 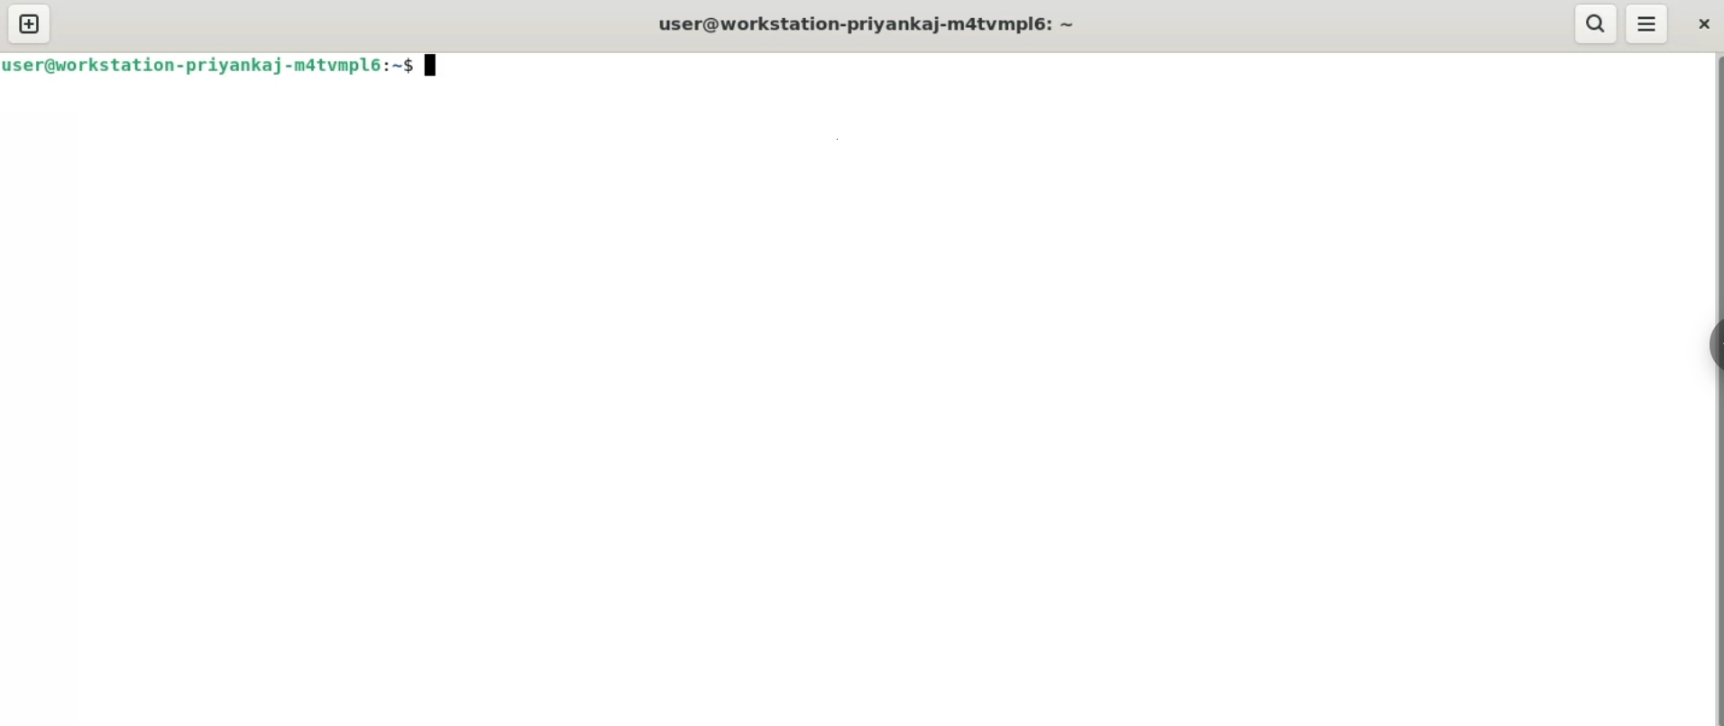 What do you see at coordinates (1645, 23) in the screenshot?
I see `menu` at bounding box center [1645, 23].